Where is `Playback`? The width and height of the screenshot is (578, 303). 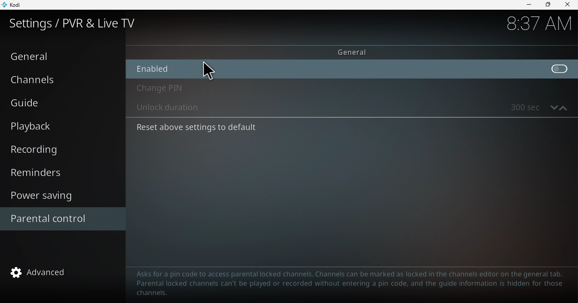
Playback is located at coordinates (58, 127).